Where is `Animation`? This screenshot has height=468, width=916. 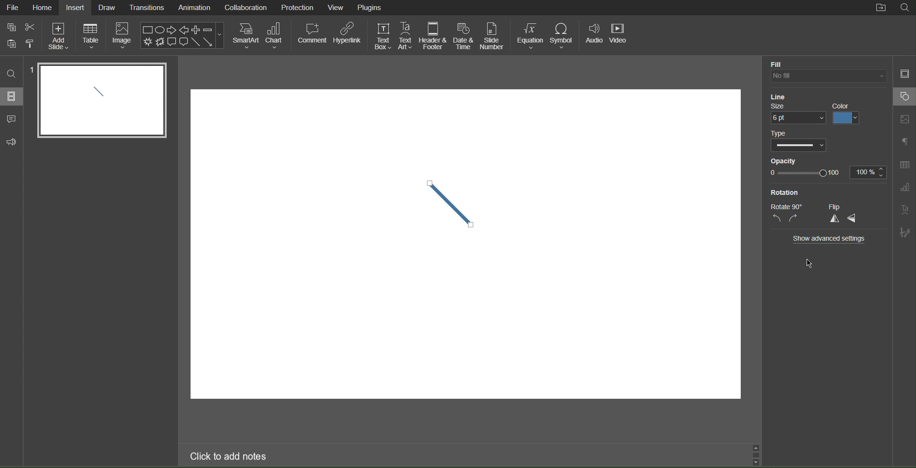 Animation is located at coordinates (193, 8).